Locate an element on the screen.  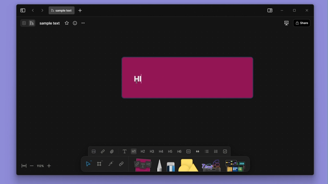
slideshow is located at coordinates (286, 23).